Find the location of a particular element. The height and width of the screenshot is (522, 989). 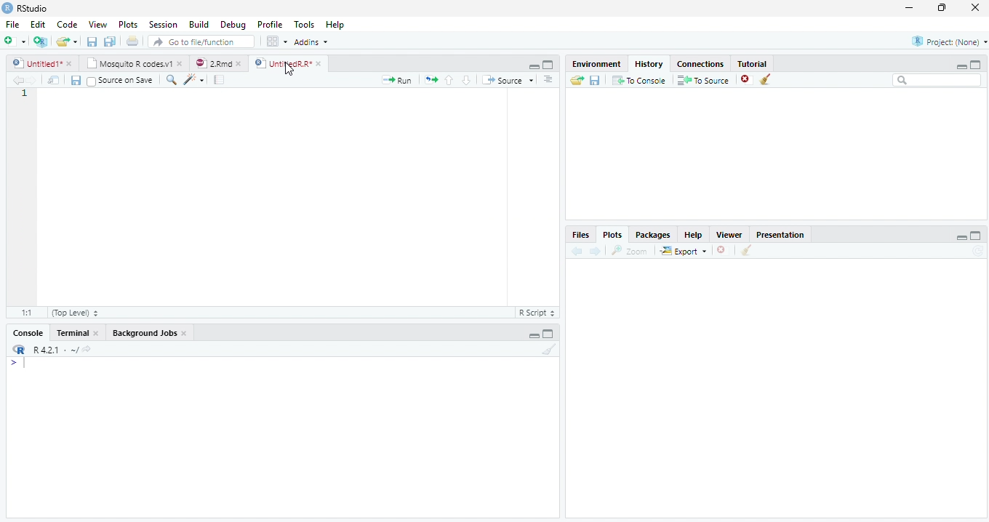

Minimize is located at coordinates (532, 65).